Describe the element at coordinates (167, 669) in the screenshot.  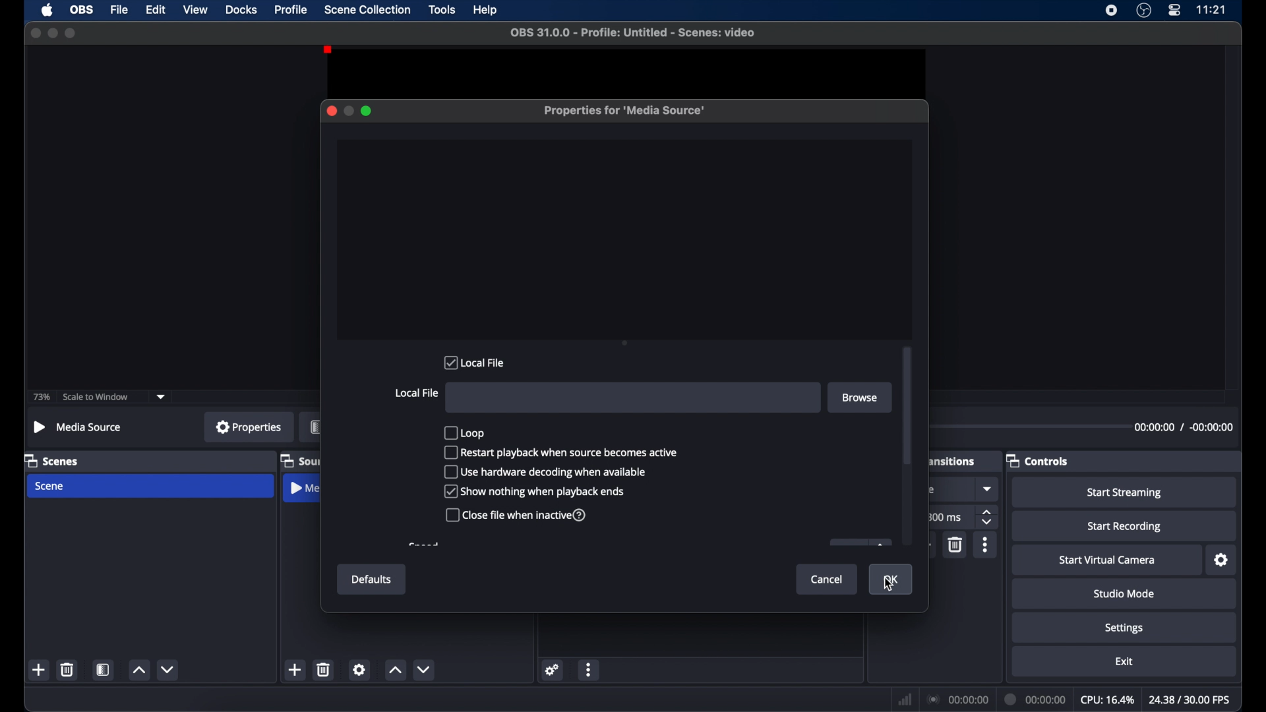
I see `decrement` at that location.